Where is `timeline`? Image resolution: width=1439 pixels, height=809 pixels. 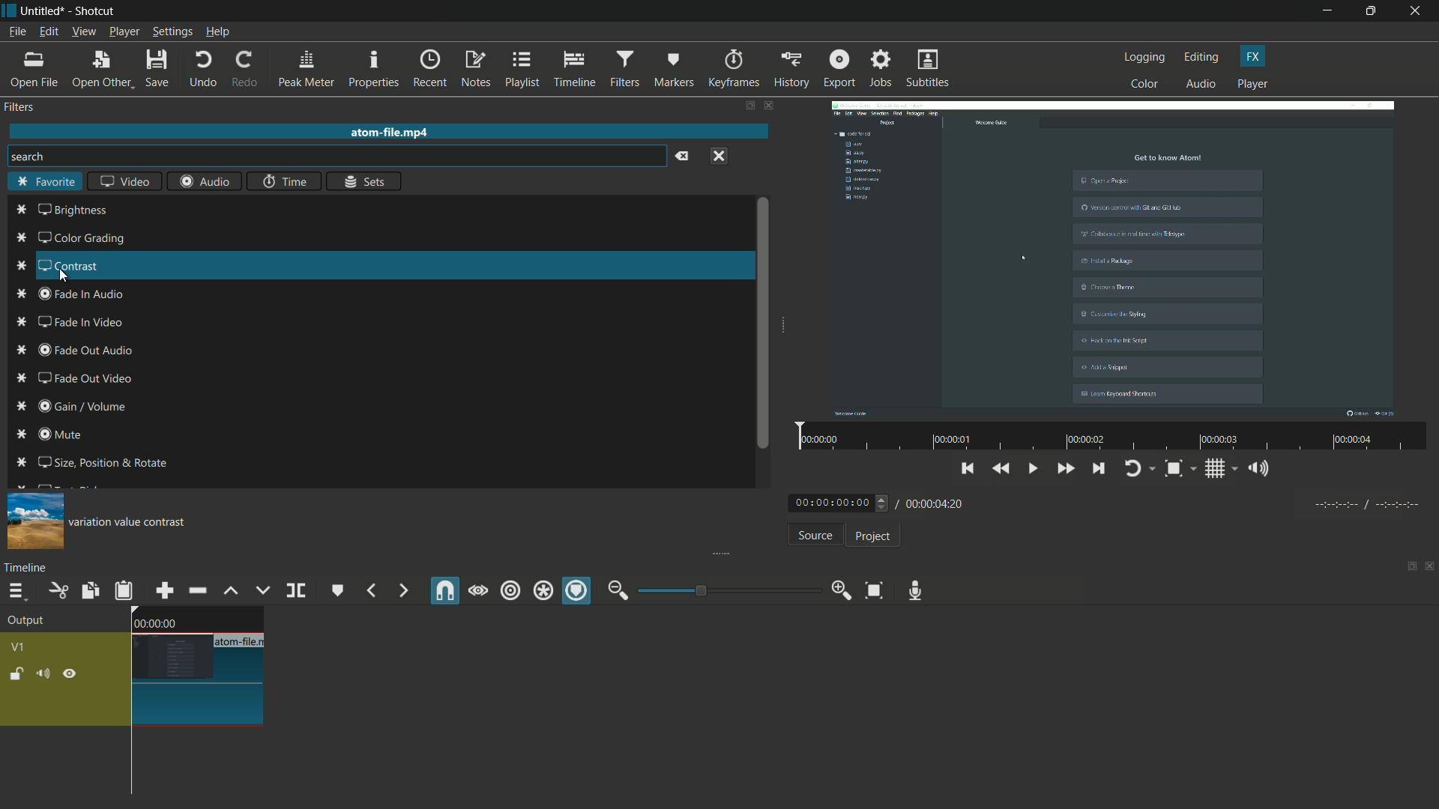
timeline is located at coordinates (576, 70).